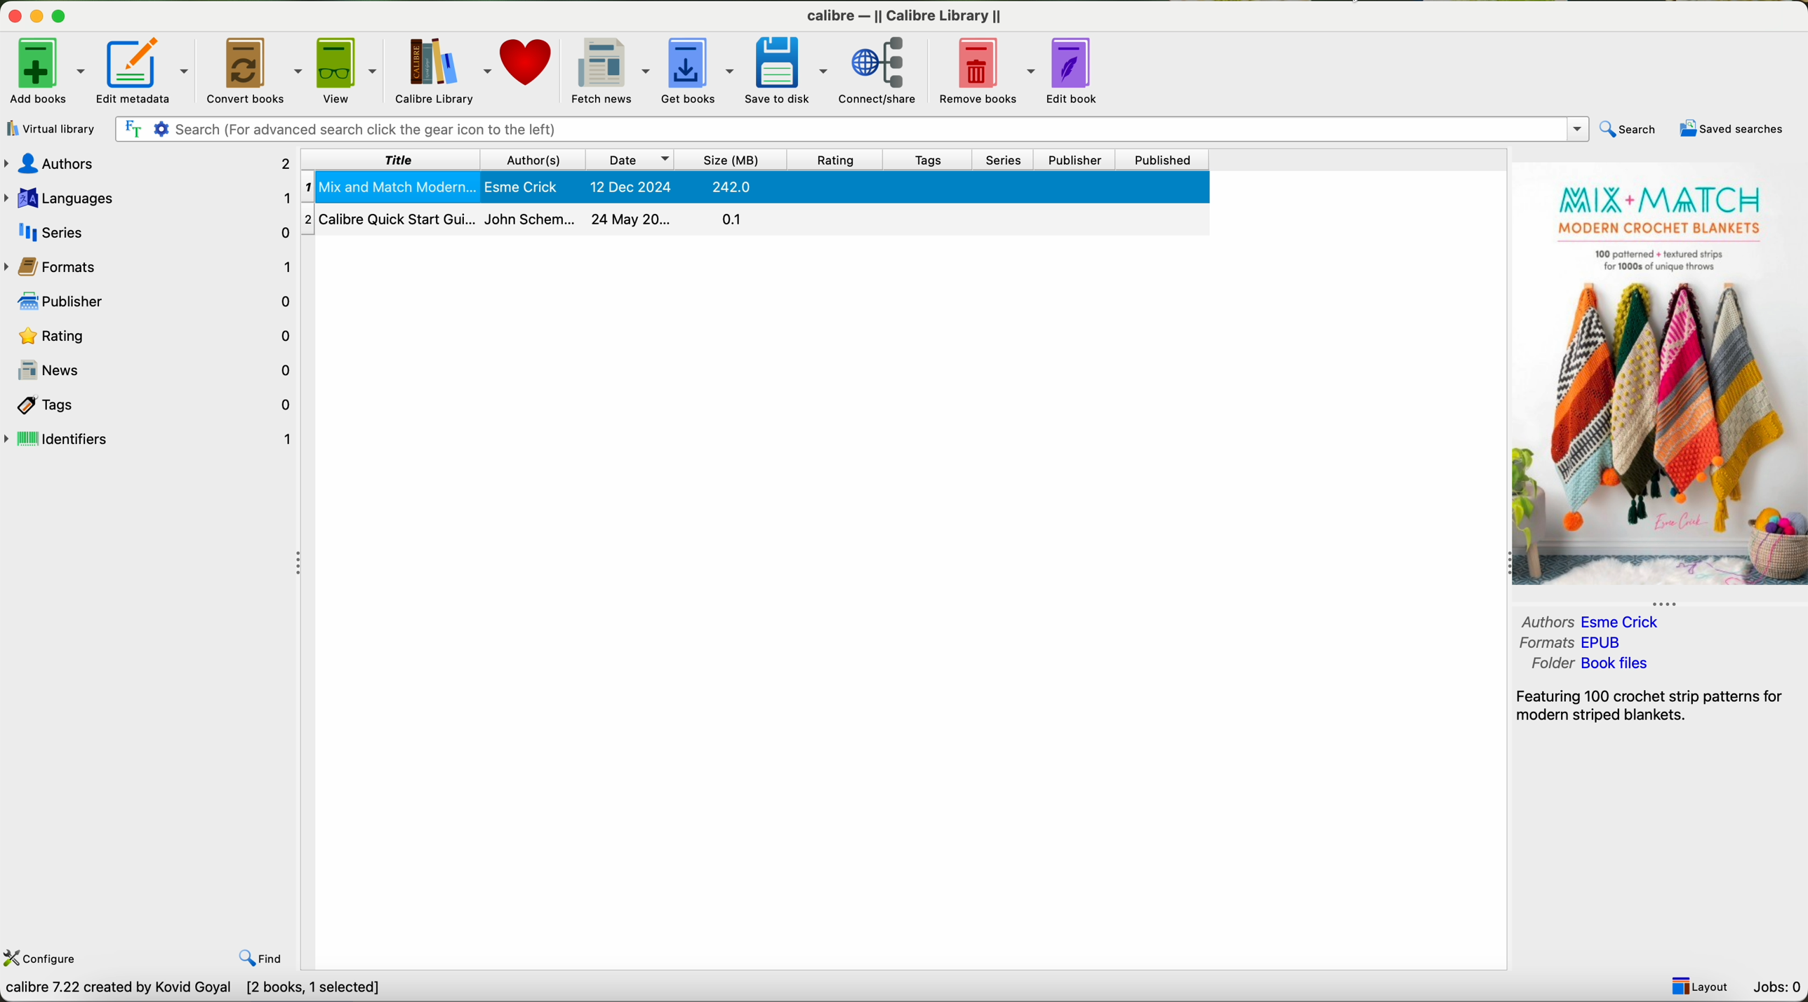 This screenshot has width=1808, height=1002. I want to click on calibre library, so click(441, 69).